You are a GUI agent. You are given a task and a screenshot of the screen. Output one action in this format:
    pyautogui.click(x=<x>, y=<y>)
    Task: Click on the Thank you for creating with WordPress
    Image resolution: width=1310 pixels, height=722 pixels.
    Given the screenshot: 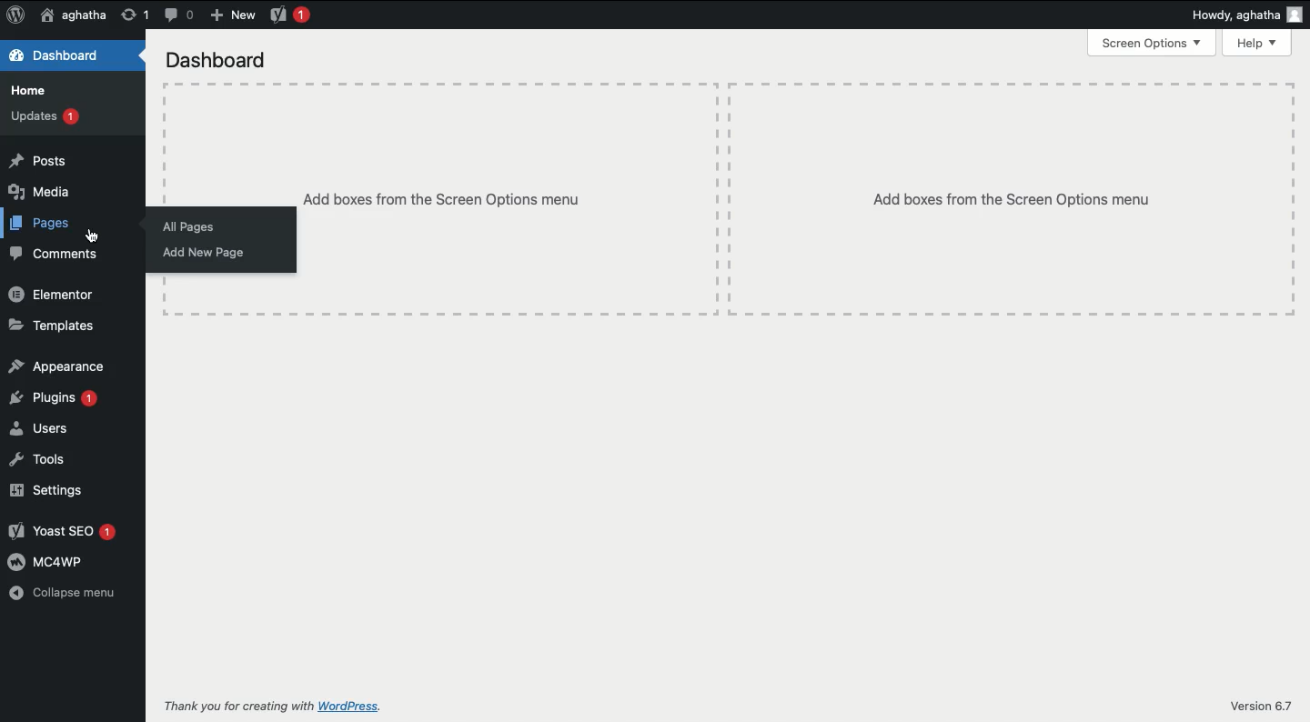 What is the action you would take?
    pyautogui.click(x=272, y=706)
    